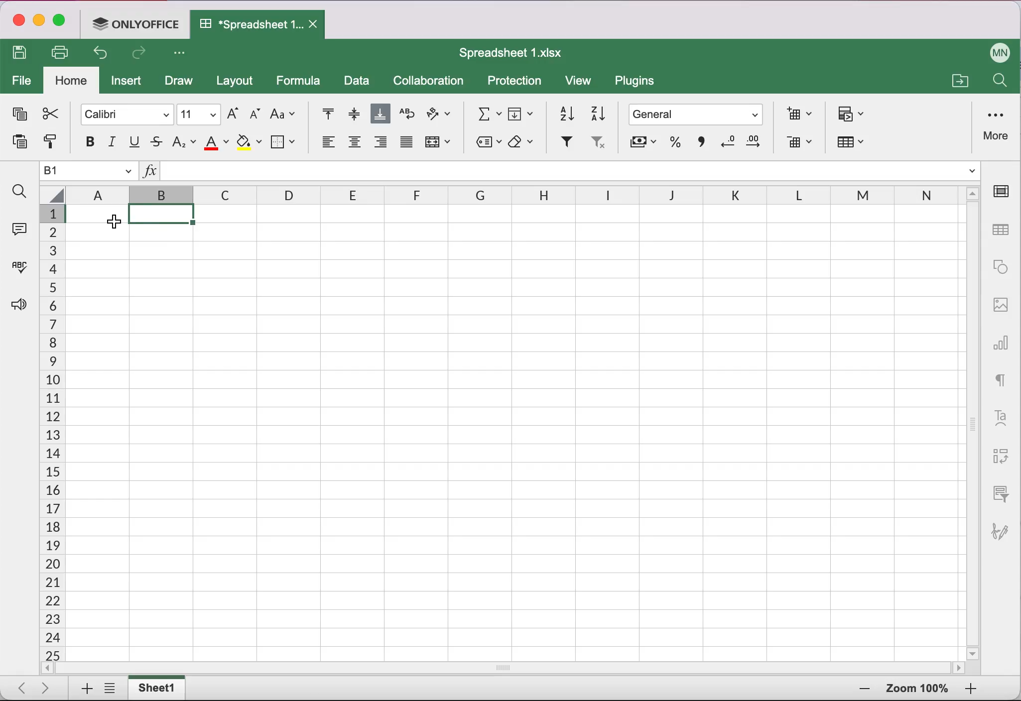  I want to click on align bottom, so click(381, 115).